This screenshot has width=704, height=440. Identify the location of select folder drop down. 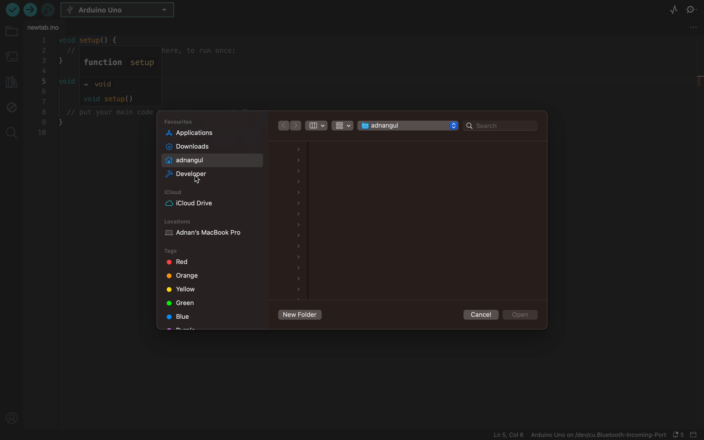
(454, 125).